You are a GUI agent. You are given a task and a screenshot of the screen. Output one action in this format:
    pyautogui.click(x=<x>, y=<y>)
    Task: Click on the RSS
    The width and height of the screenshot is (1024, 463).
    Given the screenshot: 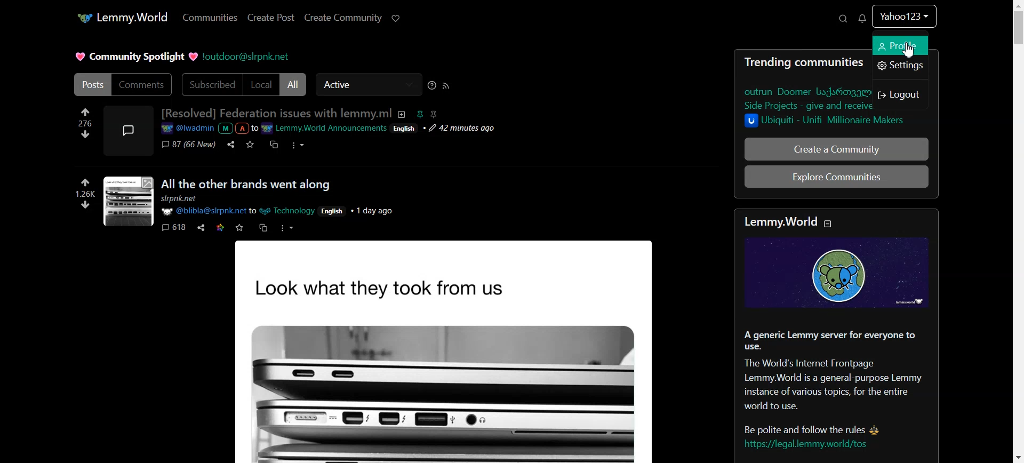 What is the action you would take?
    pyautogui.click(x=446, y=85)
    